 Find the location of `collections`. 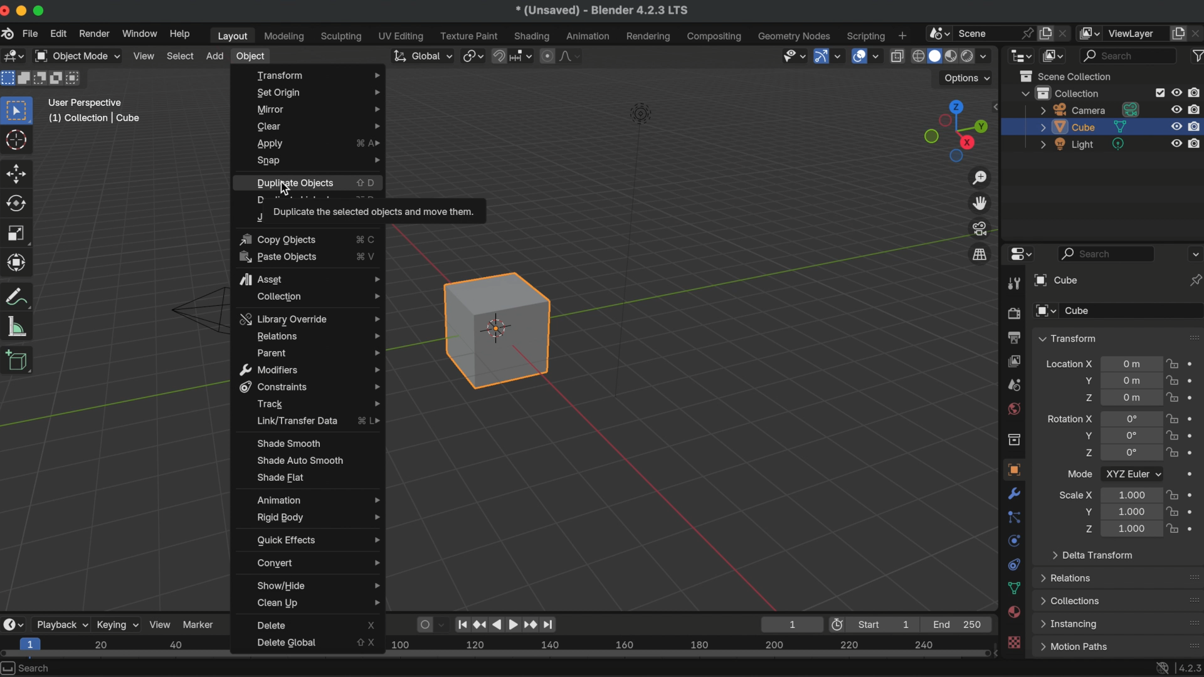

collections is located at coordinates (1071, 601).